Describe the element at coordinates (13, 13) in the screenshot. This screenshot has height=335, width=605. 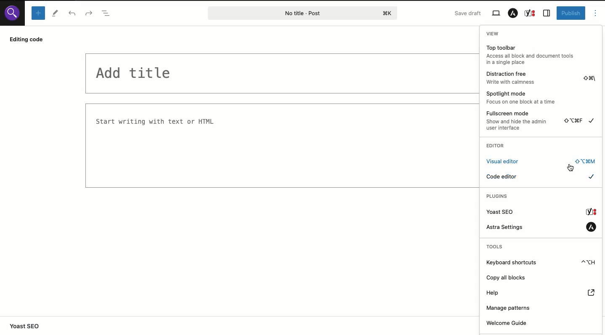
I see `WordPress site logo` at that location.